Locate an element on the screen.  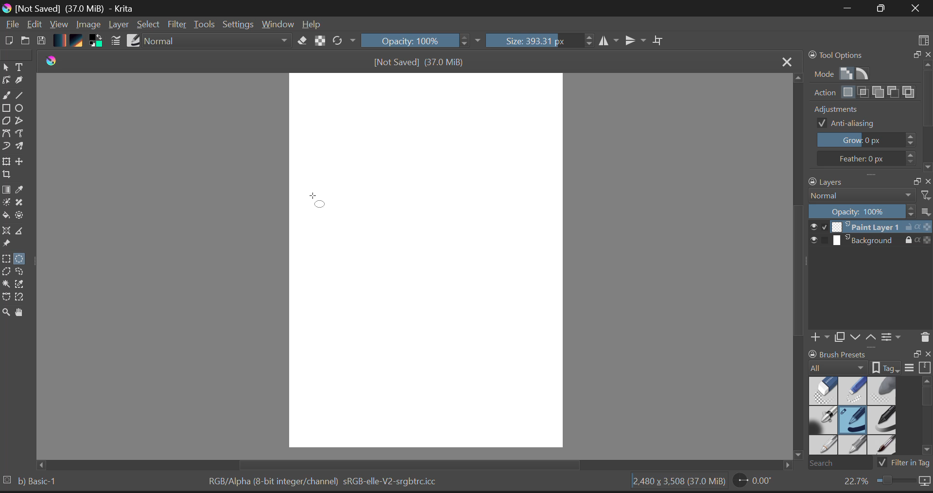
Colorize Mask Tool is located at coordinates (6, 203).